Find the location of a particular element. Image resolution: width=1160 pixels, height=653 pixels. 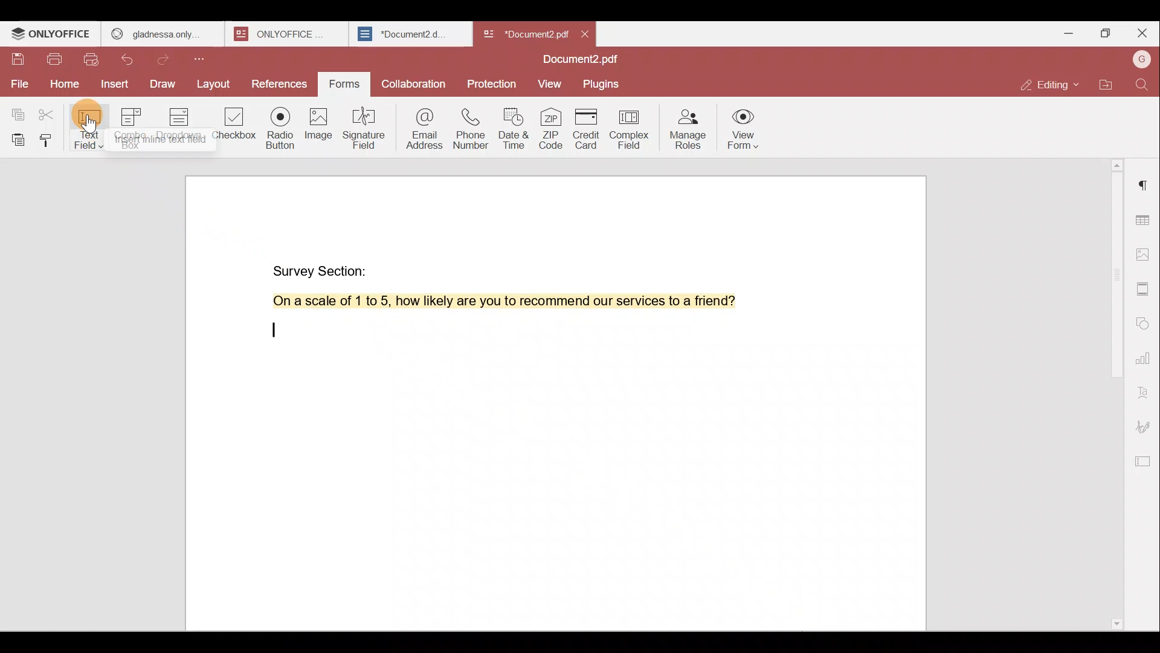

Home is located at coordinates (62, 86).